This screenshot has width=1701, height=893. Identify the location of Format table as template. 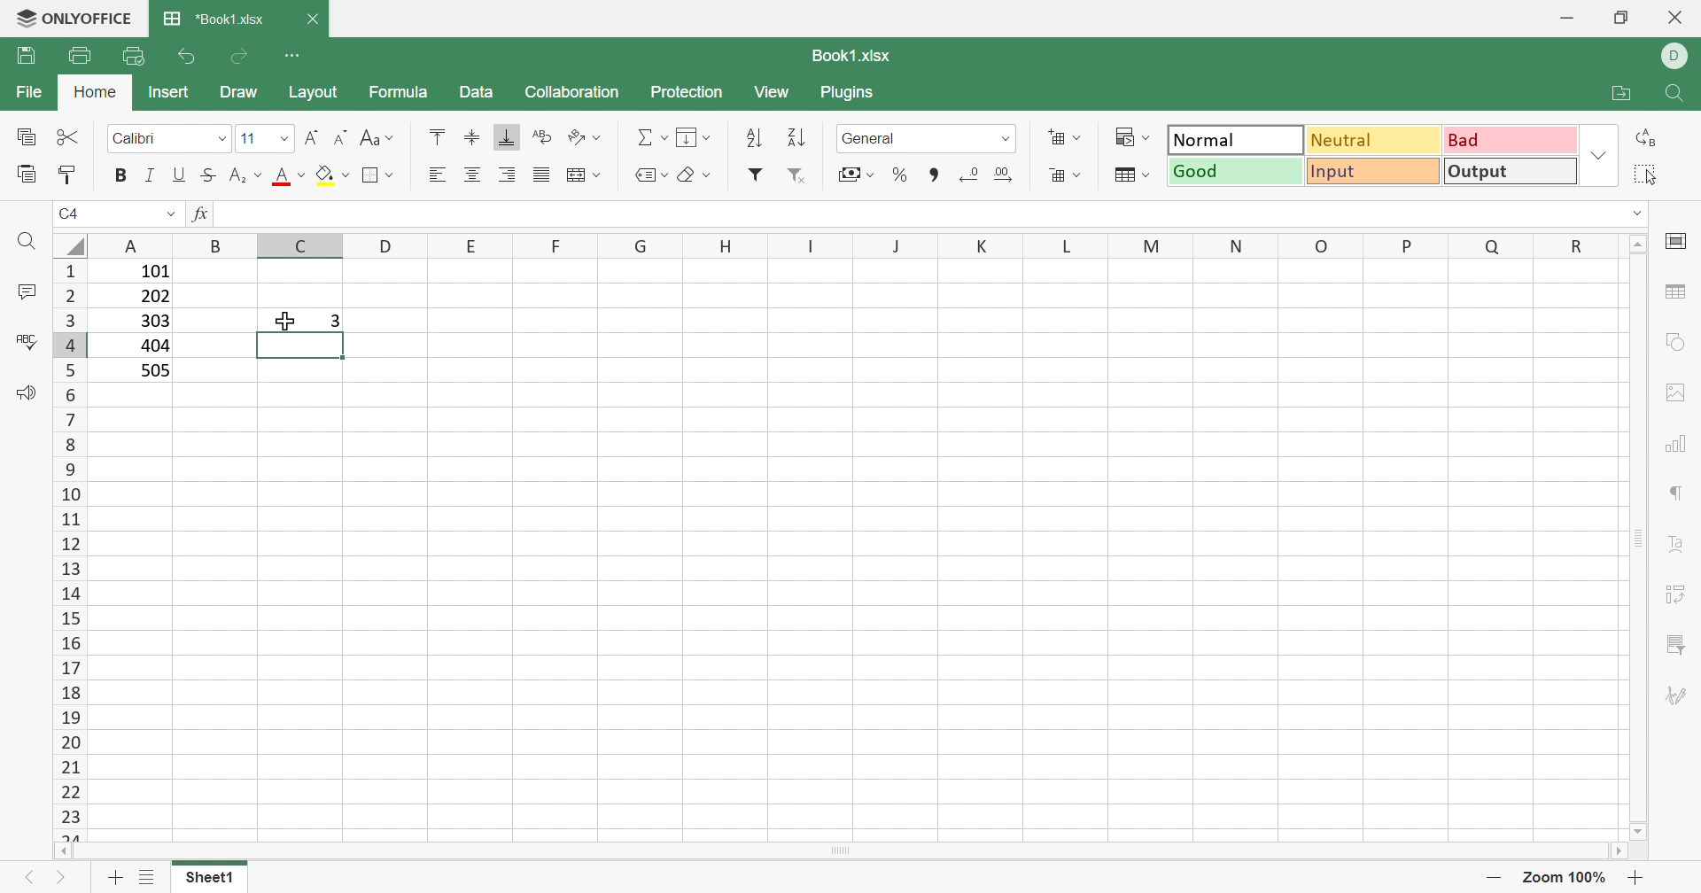
(1133, 180).